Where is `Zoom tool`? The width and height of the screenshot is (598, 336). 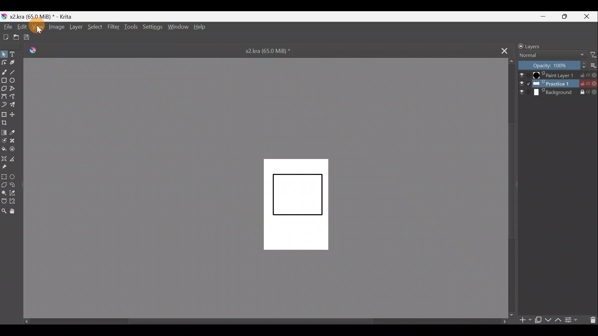
Zoom tool is located at coordinates (4, 212).